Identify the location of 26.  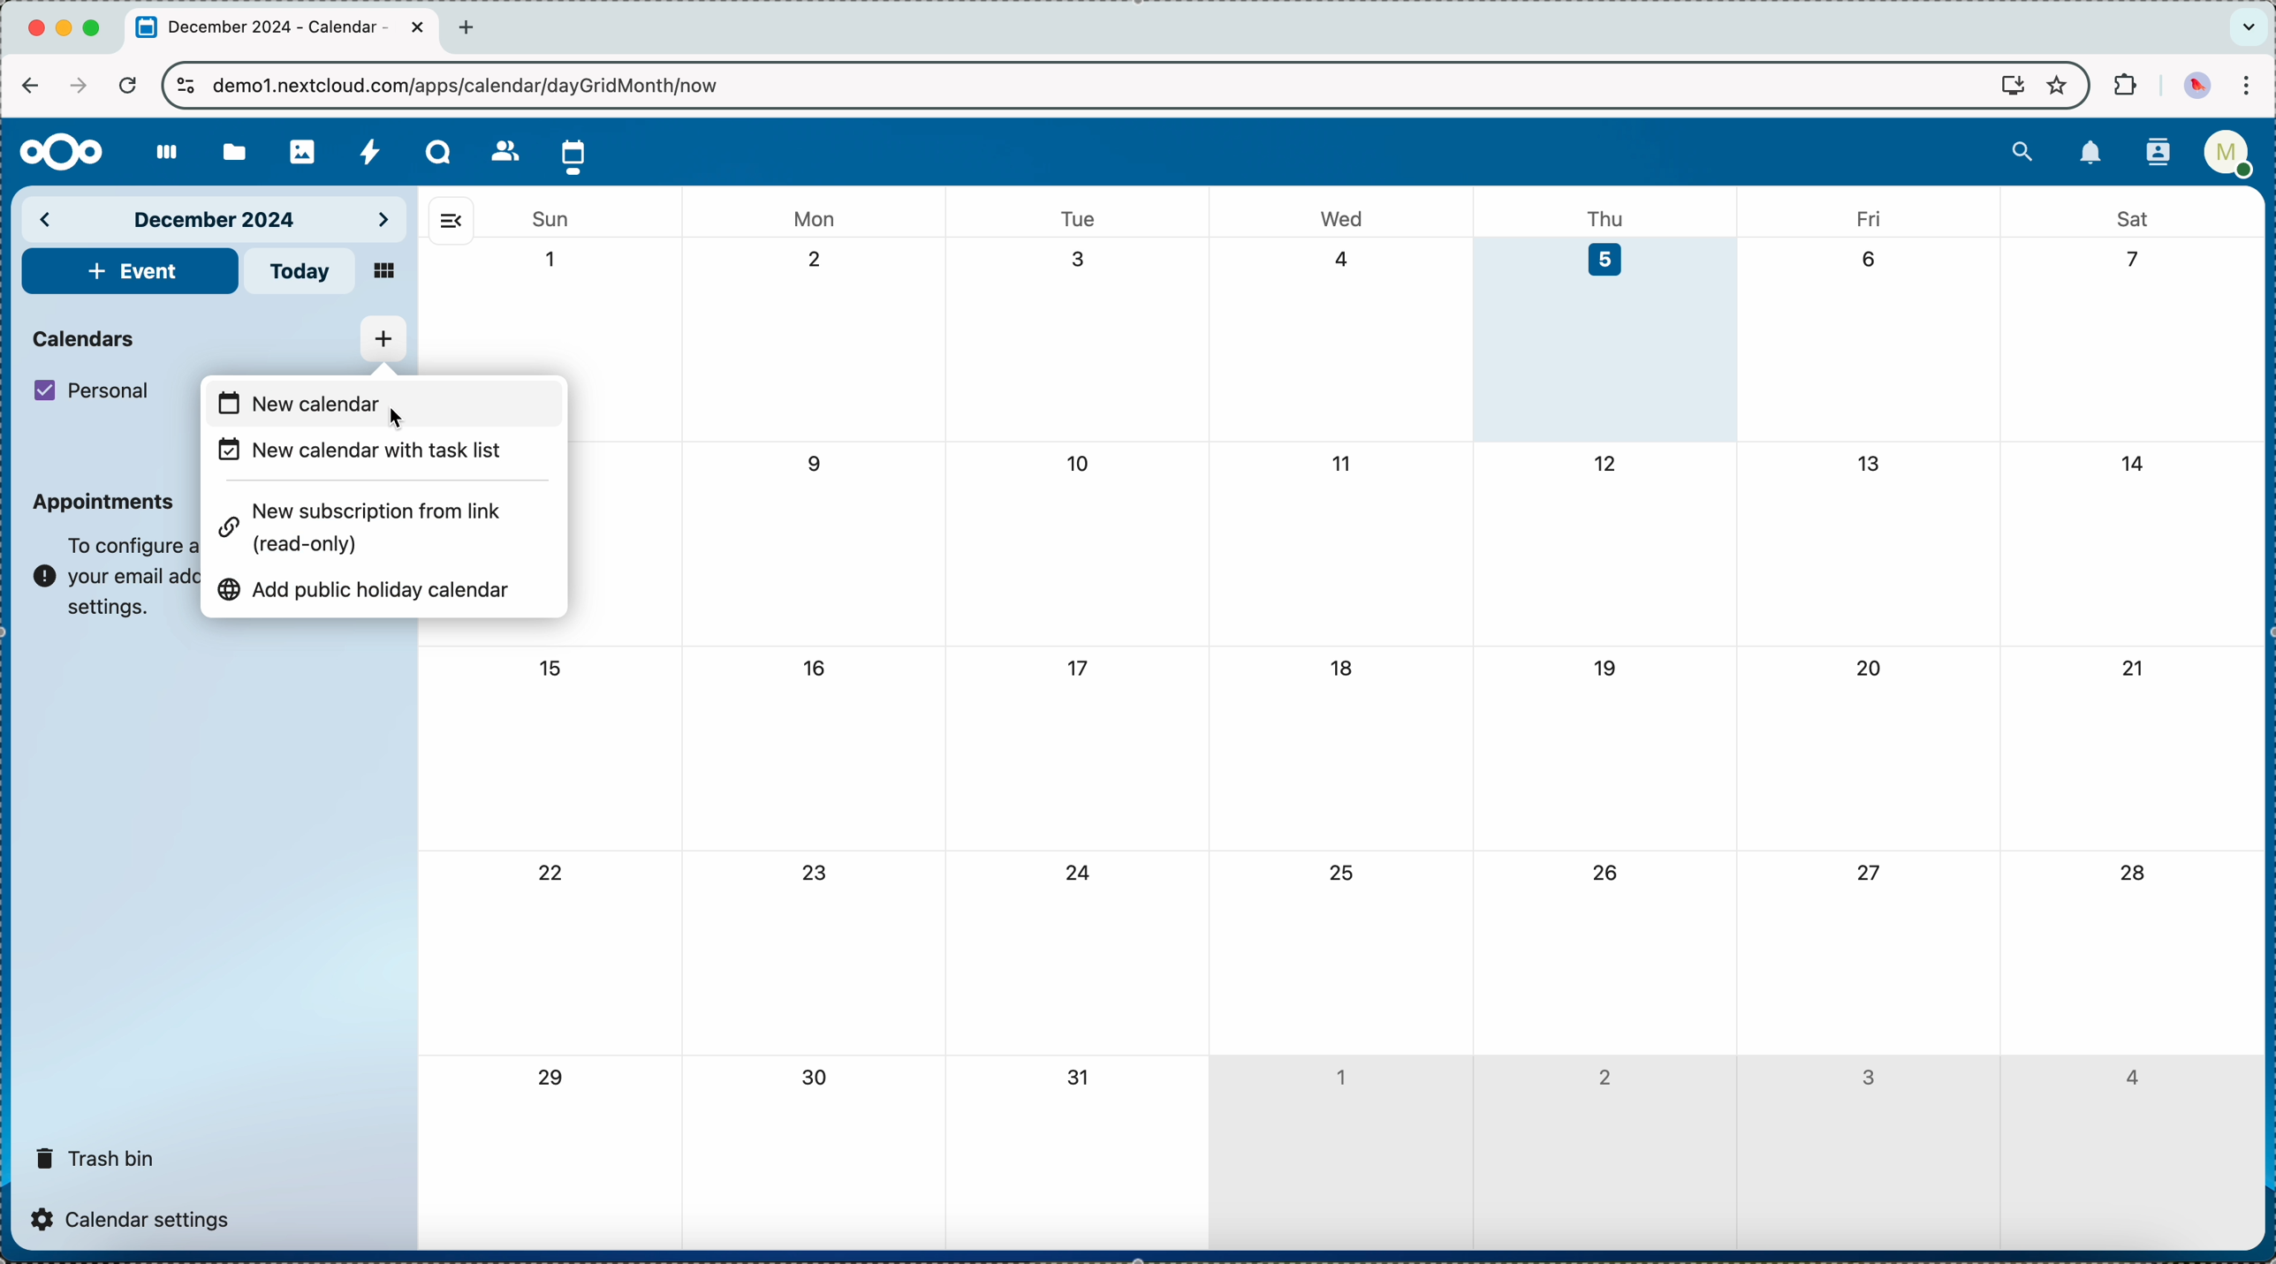
(1606, 871).